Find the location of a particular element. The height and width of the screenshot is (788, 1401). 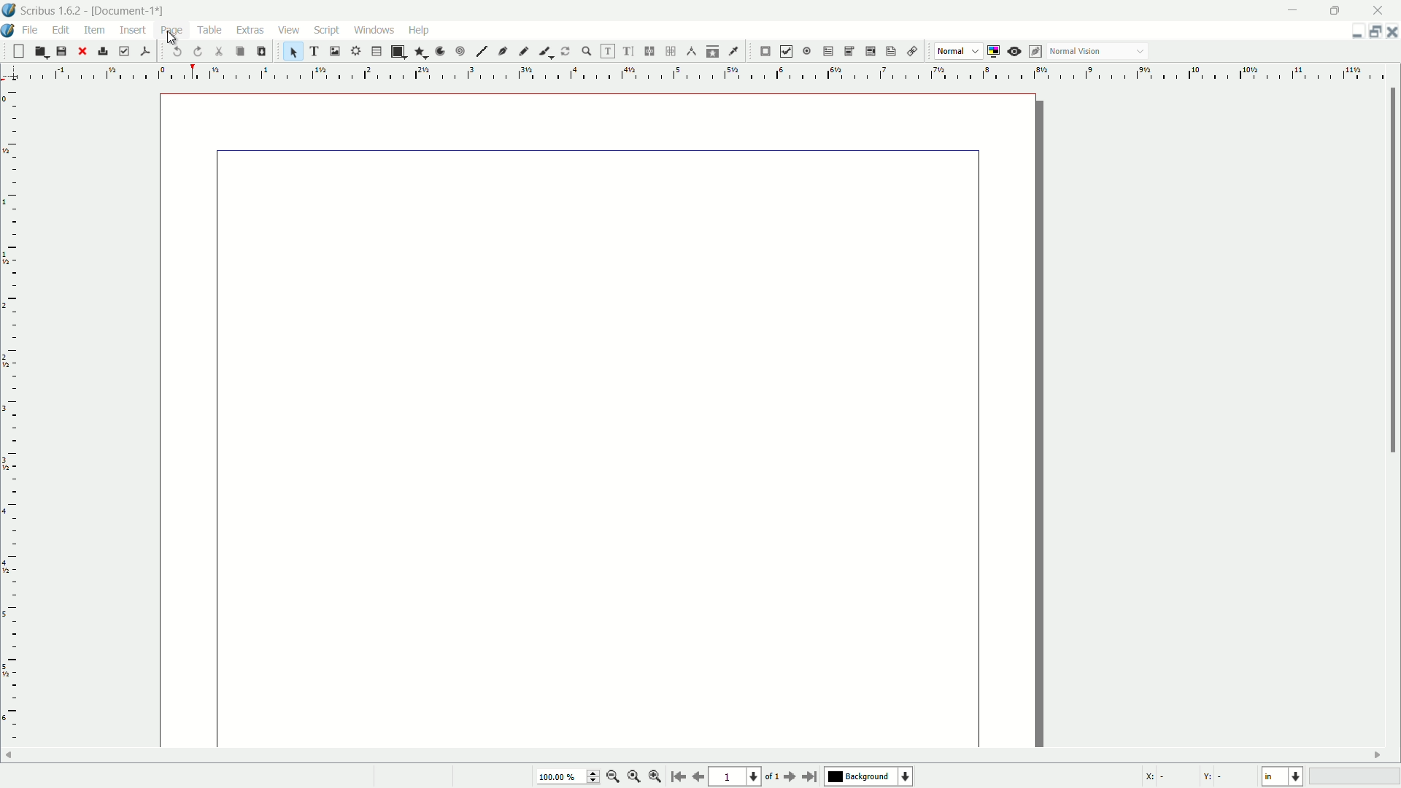

guide manager is located at coordinates (1352, 32).